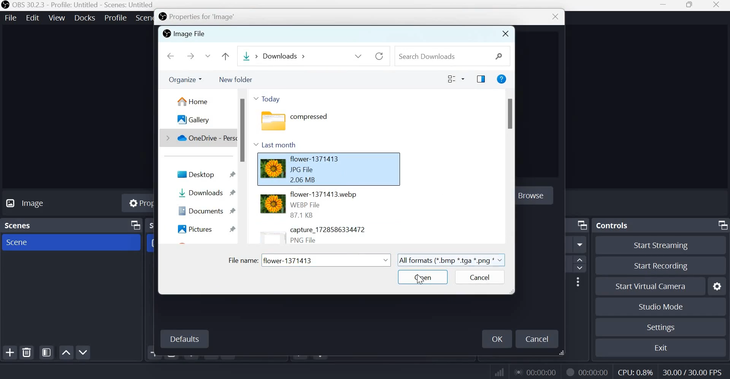  I want to click on OneDrive - personal, so click(200, 138).